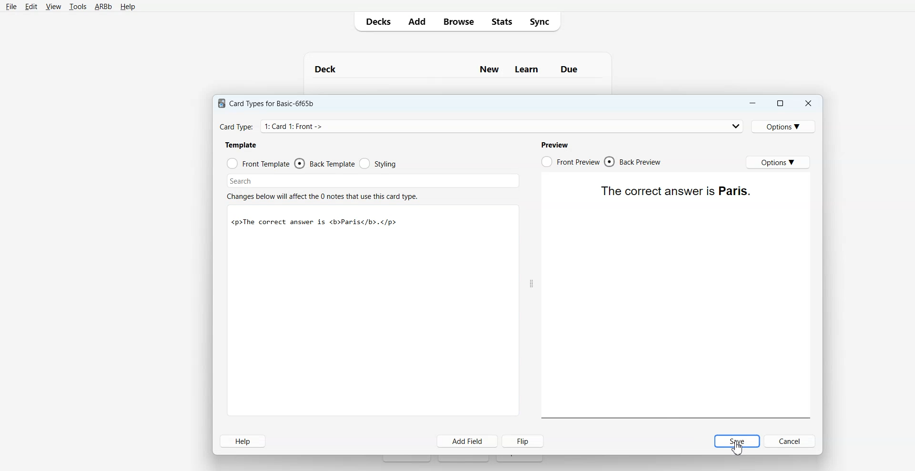 Image resolution: width=915 pixels, height=471 pixels. What do you see at coordinates (481, 126) in the screenshot?
I see `Card Type` at bounding box center [481, 126].